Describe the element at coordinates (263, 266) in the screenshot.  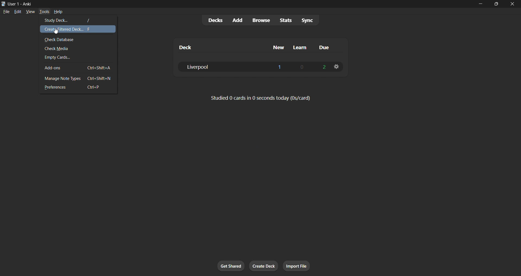
I see `create deck` at that location.